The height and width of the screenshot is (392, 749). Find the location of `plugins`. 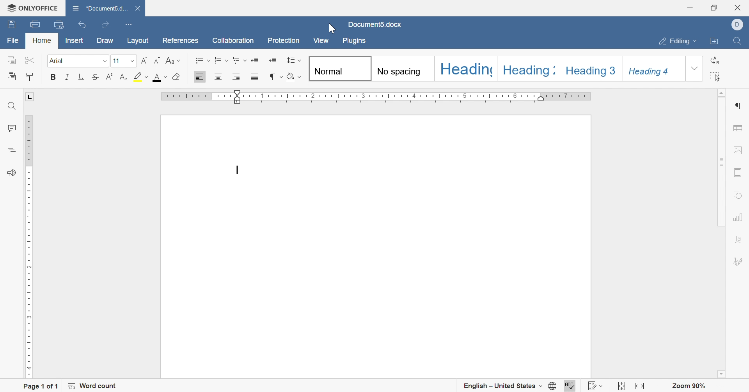

plugins is located at coordinates (355, 42).